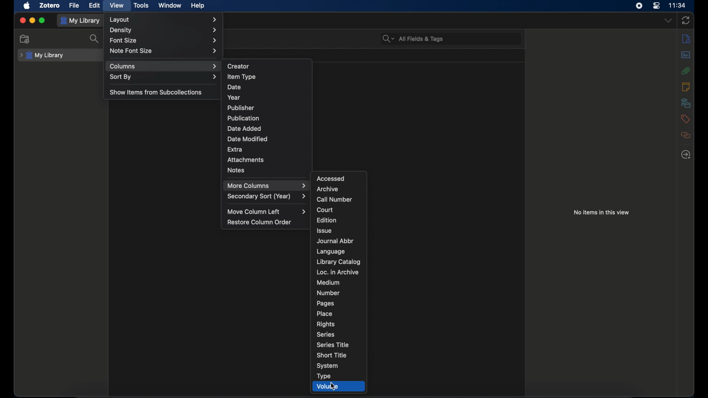  What do you see at coordinates (95, 39) in the screenshot?
I see `search` at bounding box center [95, 39].